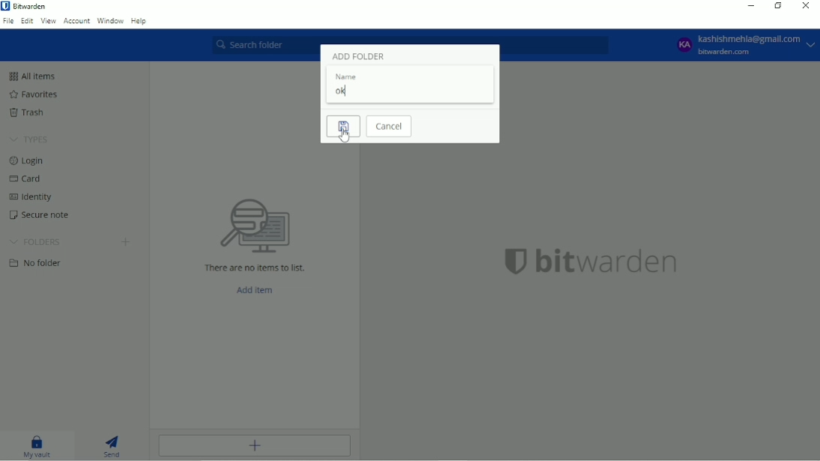 This screenshot has width=820, height=461. What do you see at coordinates (48, 21) in the screenshot?
I see `View` at bounding box center [48, 21].